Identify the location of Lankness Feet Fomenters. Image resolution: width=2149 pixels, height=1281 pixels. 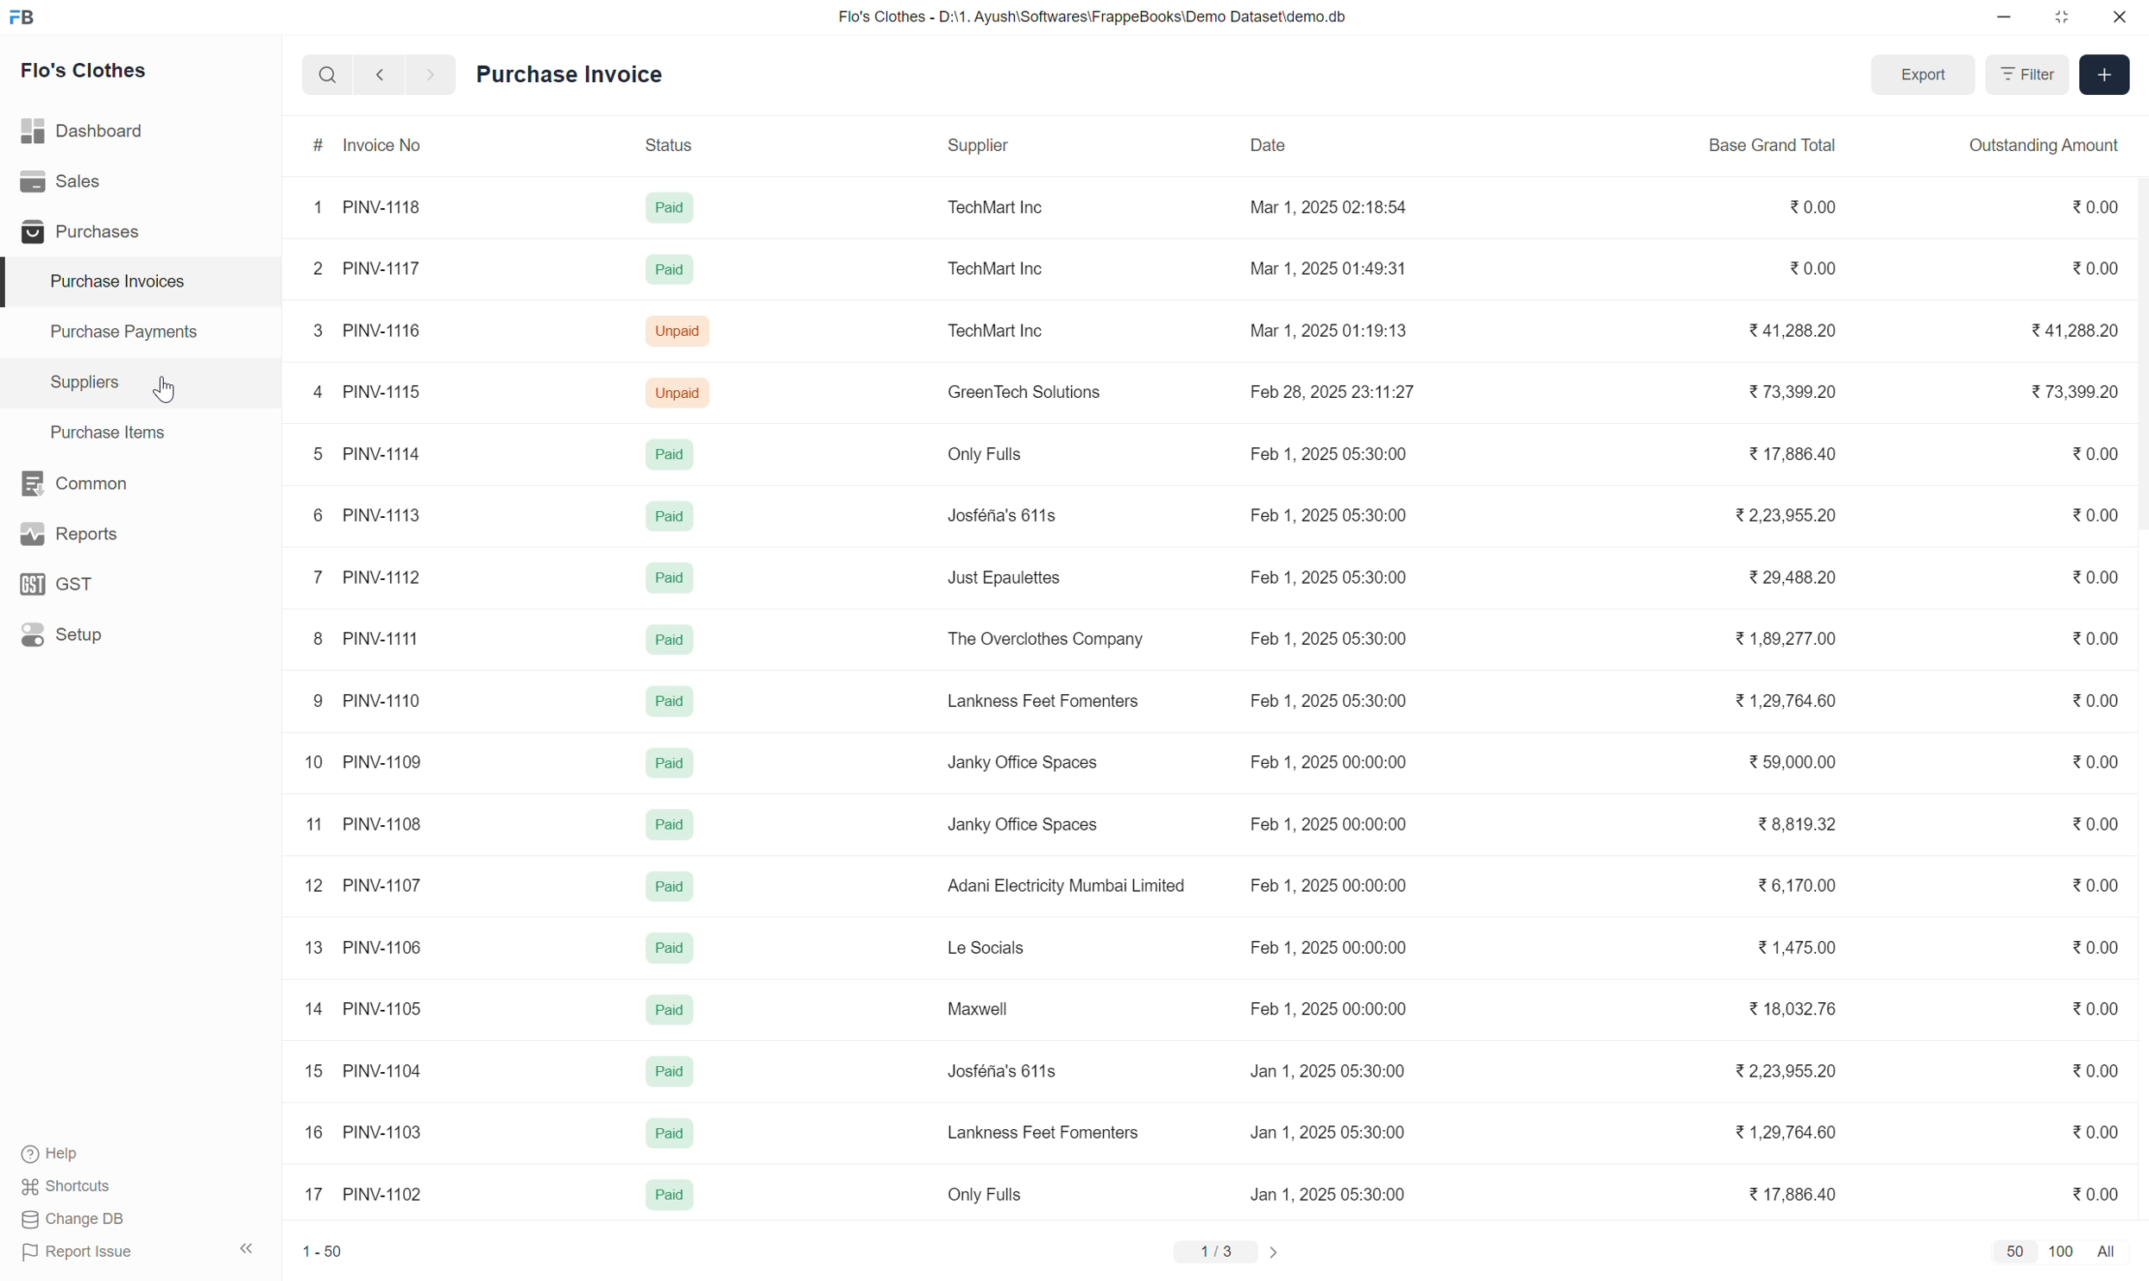
(1043, 1127).